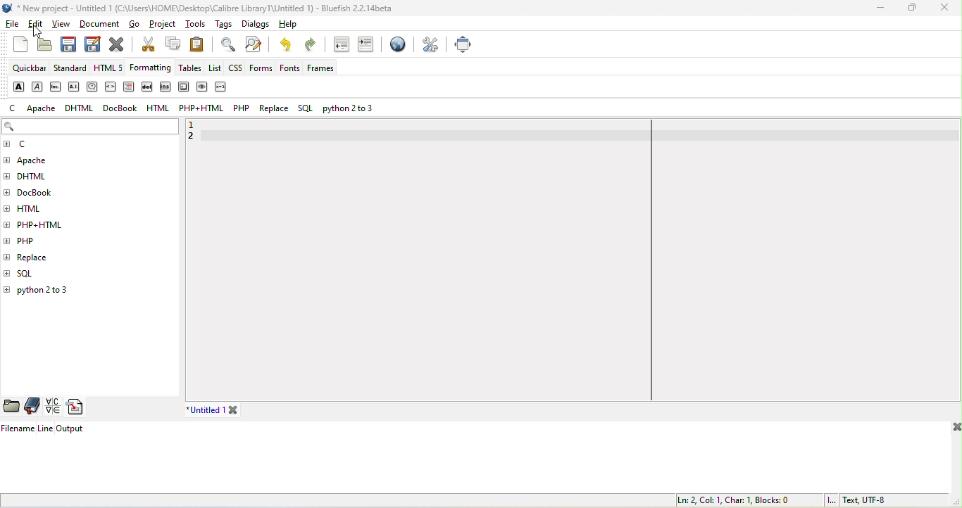 The height and width of the screenshot is (508, 962). Describe the element at coordinates (128, 87) in the screenshot. I see `definition` at that location.